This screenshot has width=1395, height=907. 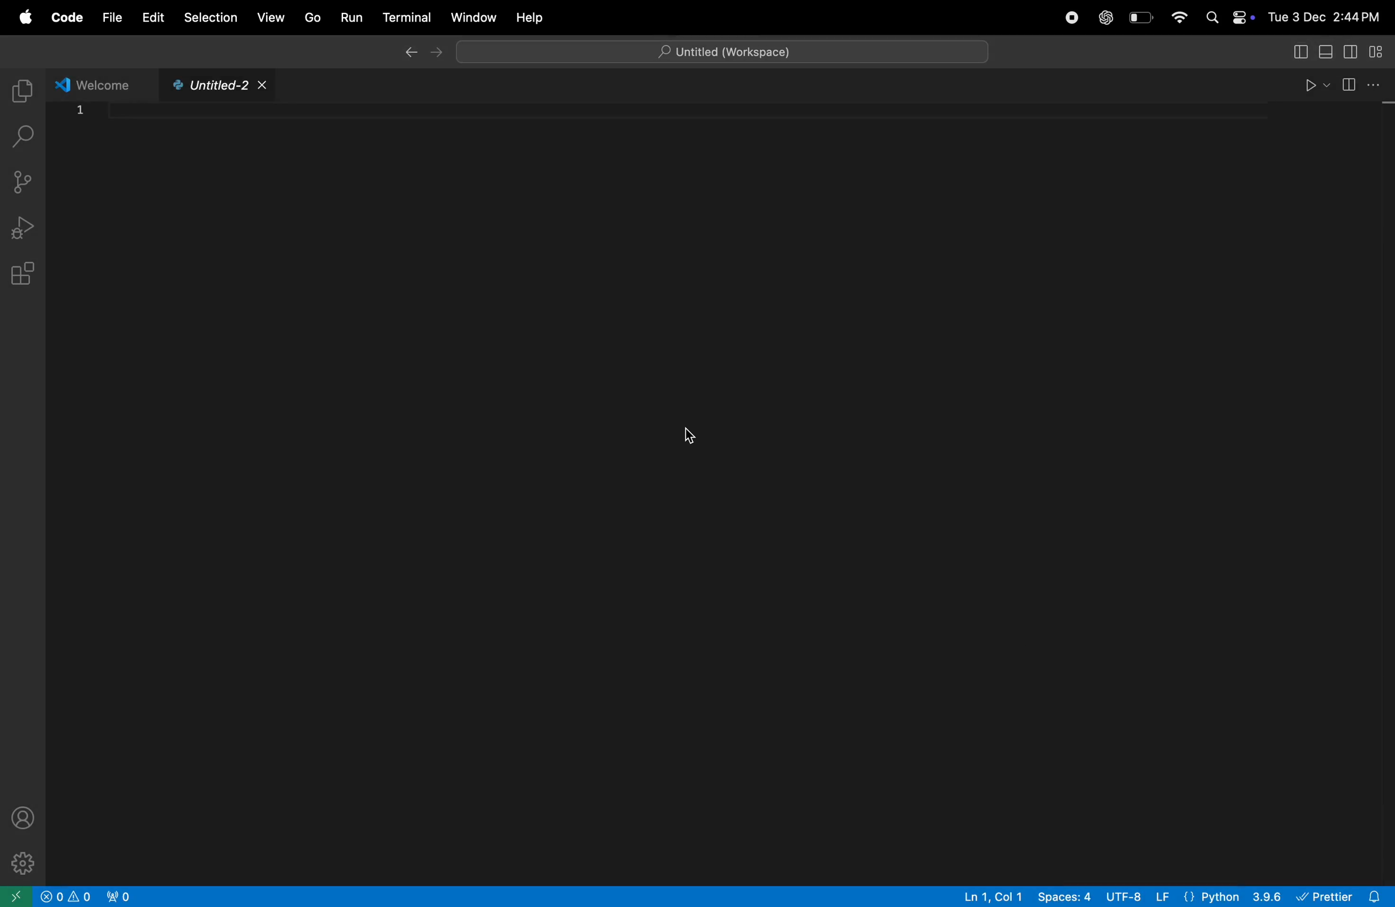 I want to click on run debug, so click(x=25, y=223).